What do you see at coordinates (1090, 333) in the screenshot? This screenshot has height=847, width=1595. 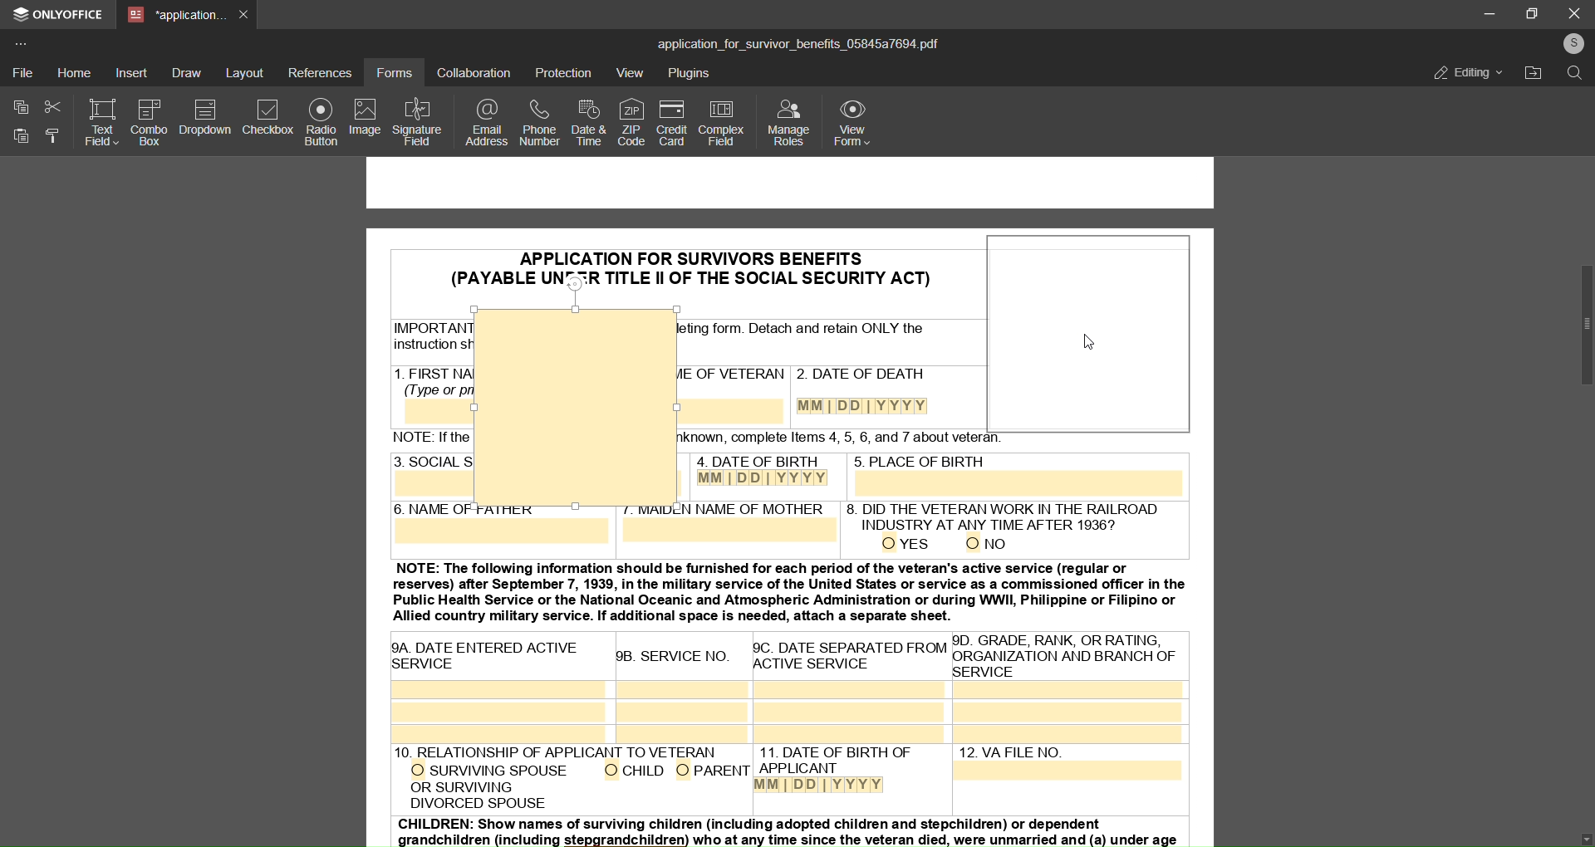 I see `repositioned box` at bounding box center [1090, 333].